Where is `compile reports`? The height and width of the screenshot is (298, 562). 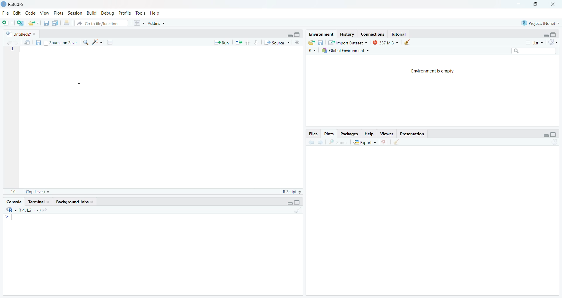 compile reports is located at coordinates (111, 43).